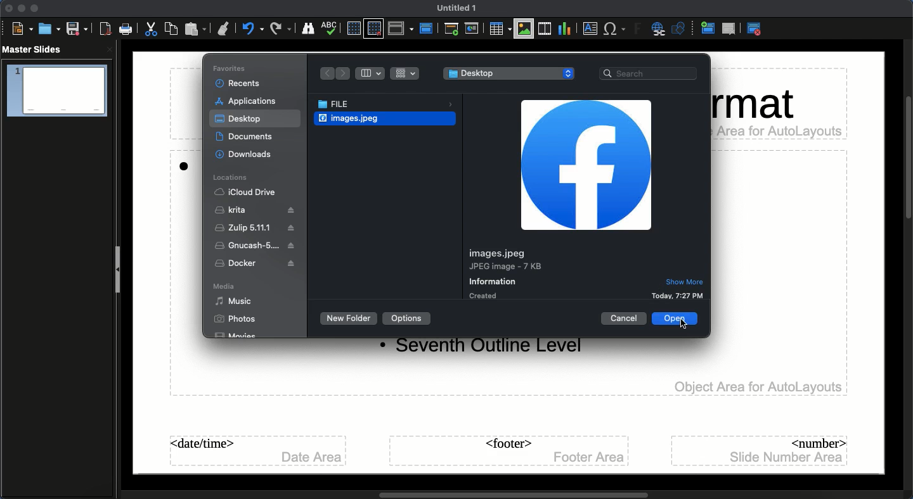  I want to click on Master slide date, so click(259, 450).